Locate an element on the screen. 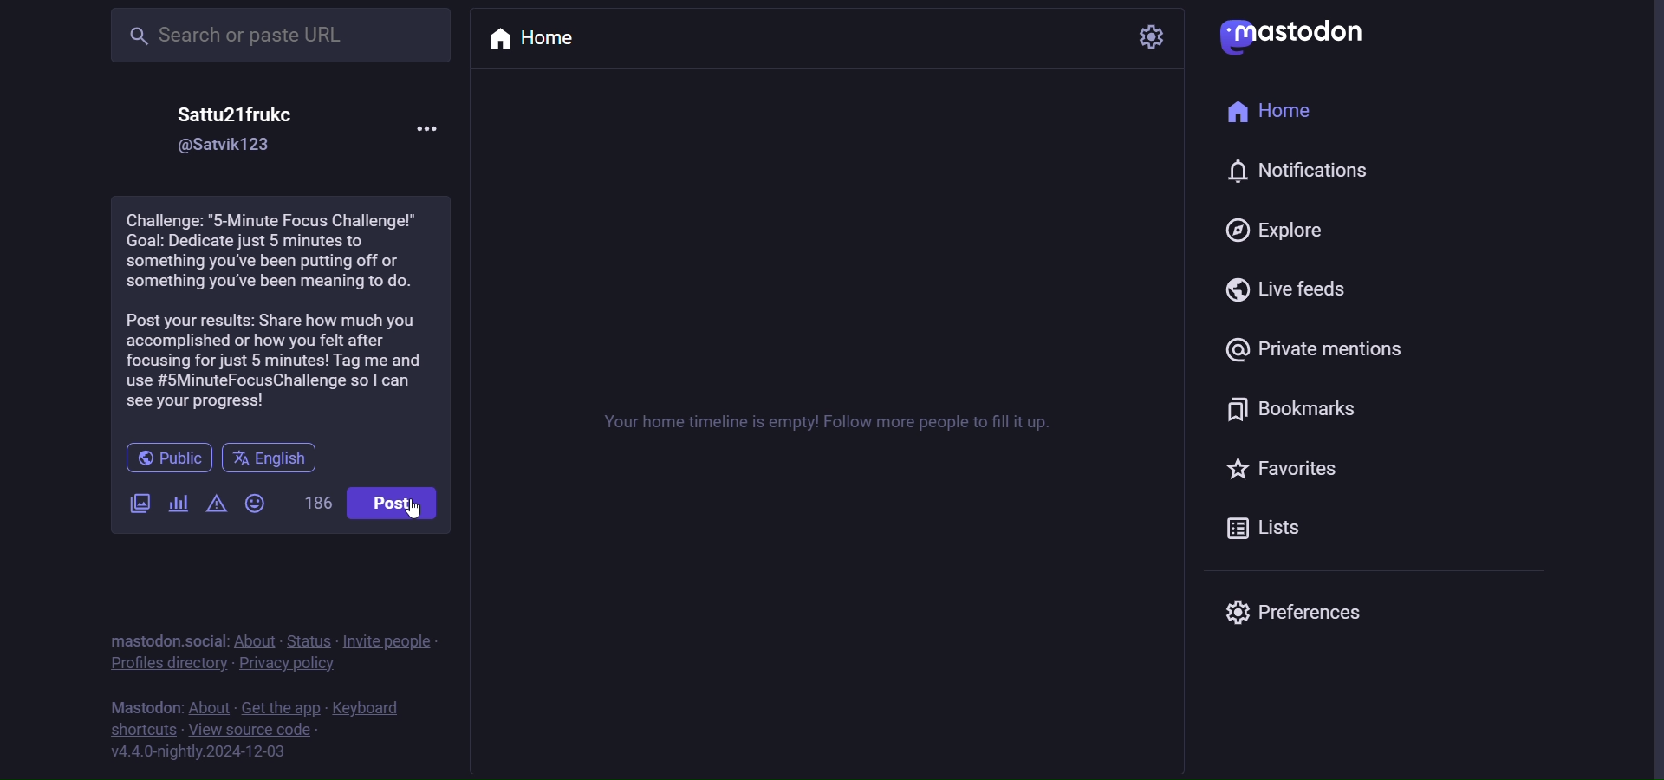  home is located at coordinates (1275, 111).